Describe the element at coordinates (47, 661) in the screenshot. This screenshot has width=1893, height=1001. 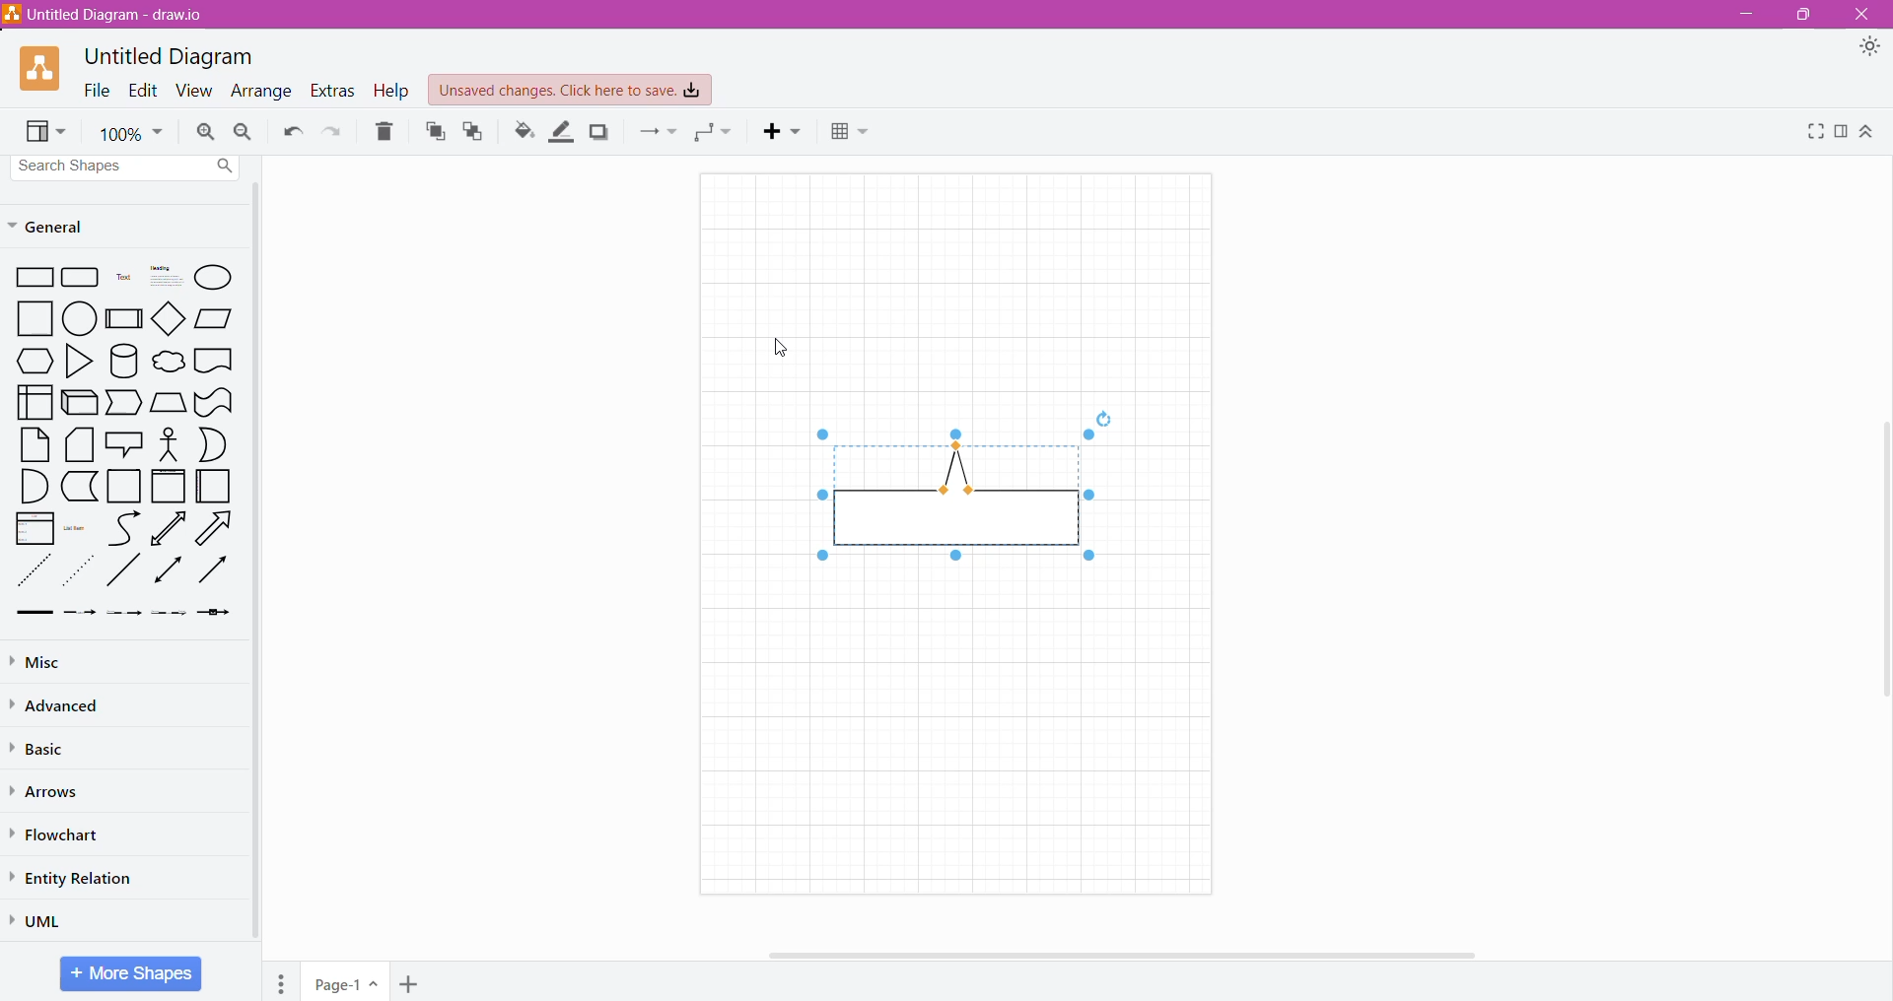
I see `Misc` at that location.